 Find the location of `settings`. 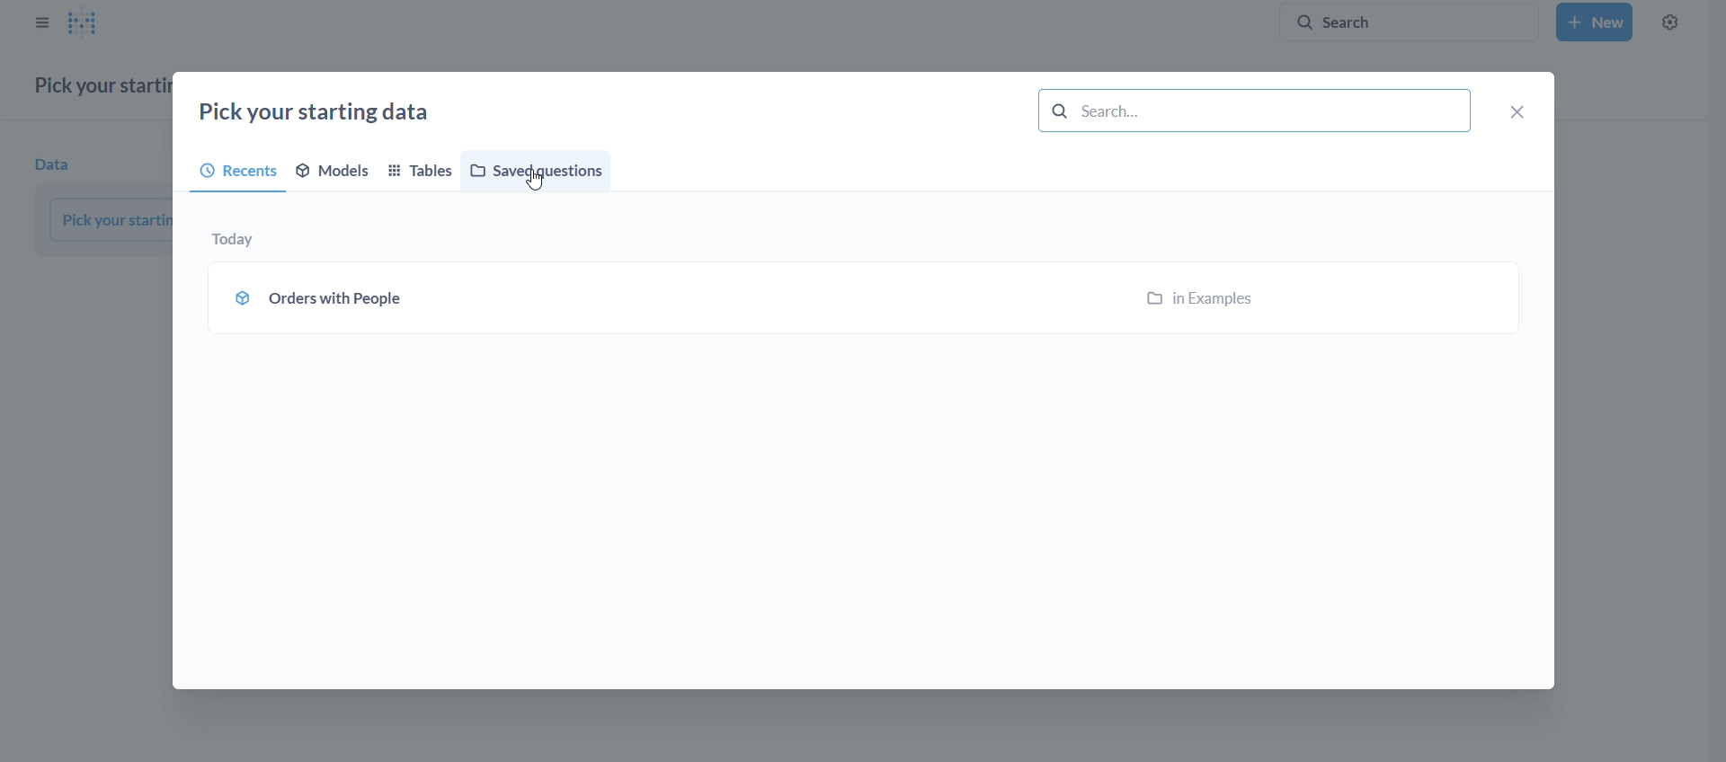

settings is located at coordinates (1669, 22).